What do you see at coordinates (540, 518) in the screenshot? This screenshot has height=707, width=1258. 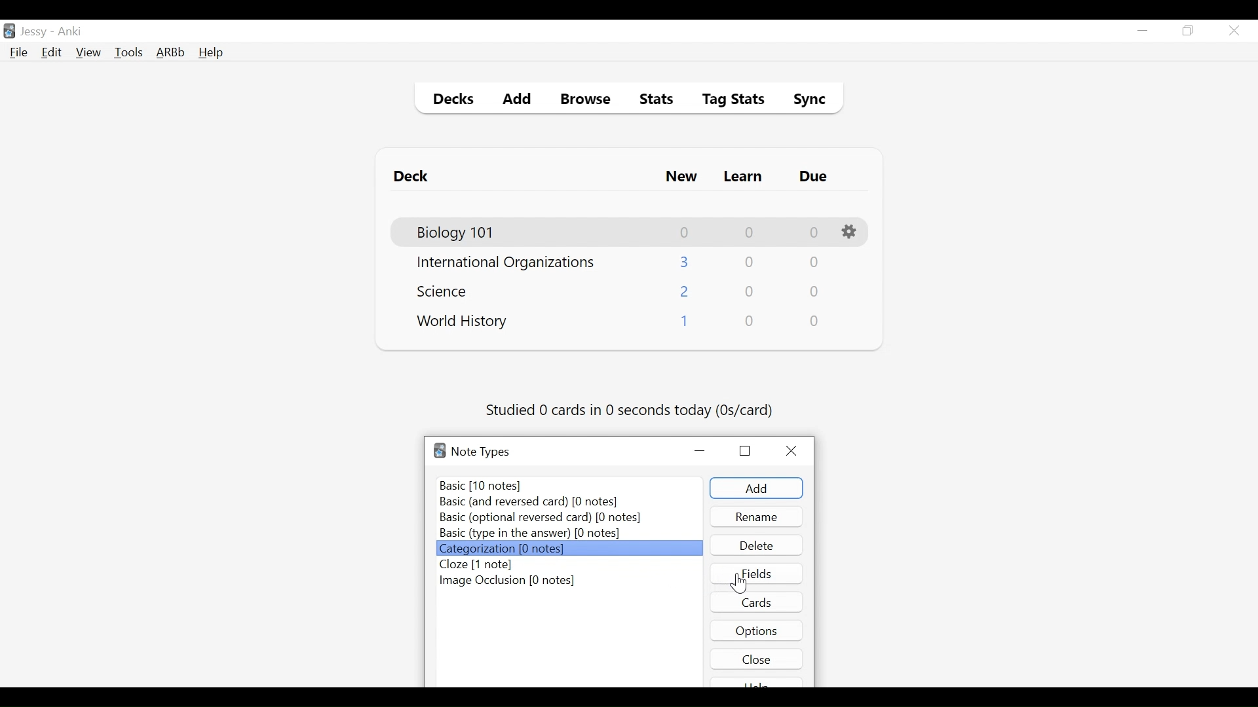 I see `Basic (optional reversed card) (number of notes)` at bounding box center [540, 518].